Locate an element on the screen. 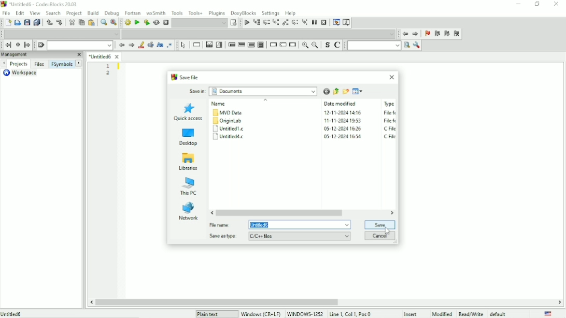  Libraries is located at coordinates (189, 162).